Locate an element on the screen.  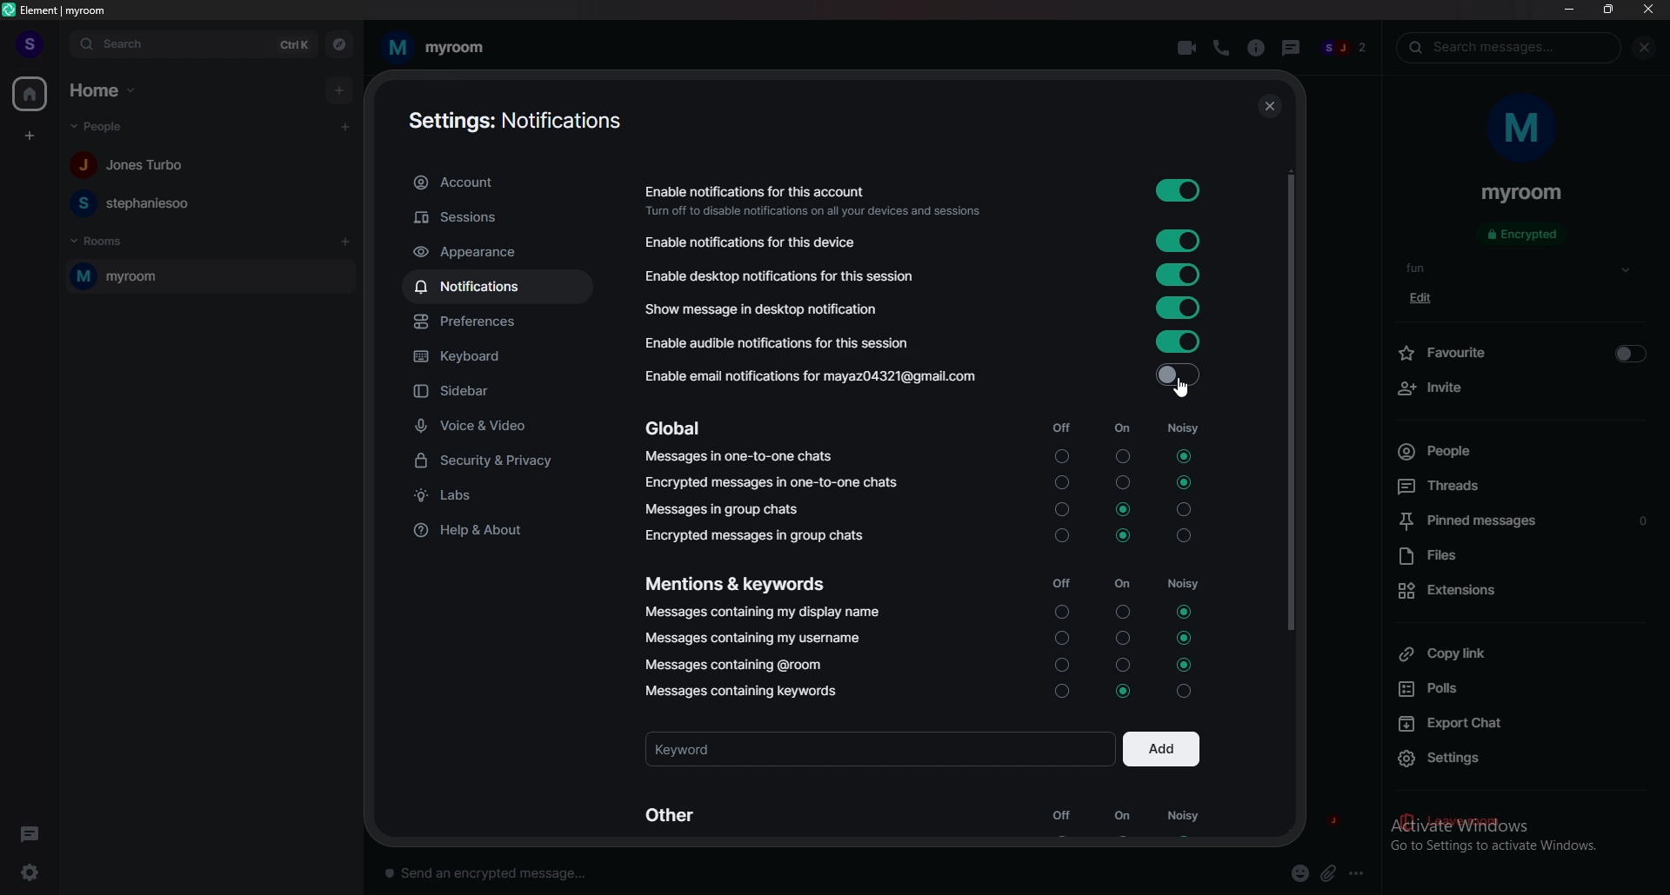
off is located at coordinates (1058, 560).